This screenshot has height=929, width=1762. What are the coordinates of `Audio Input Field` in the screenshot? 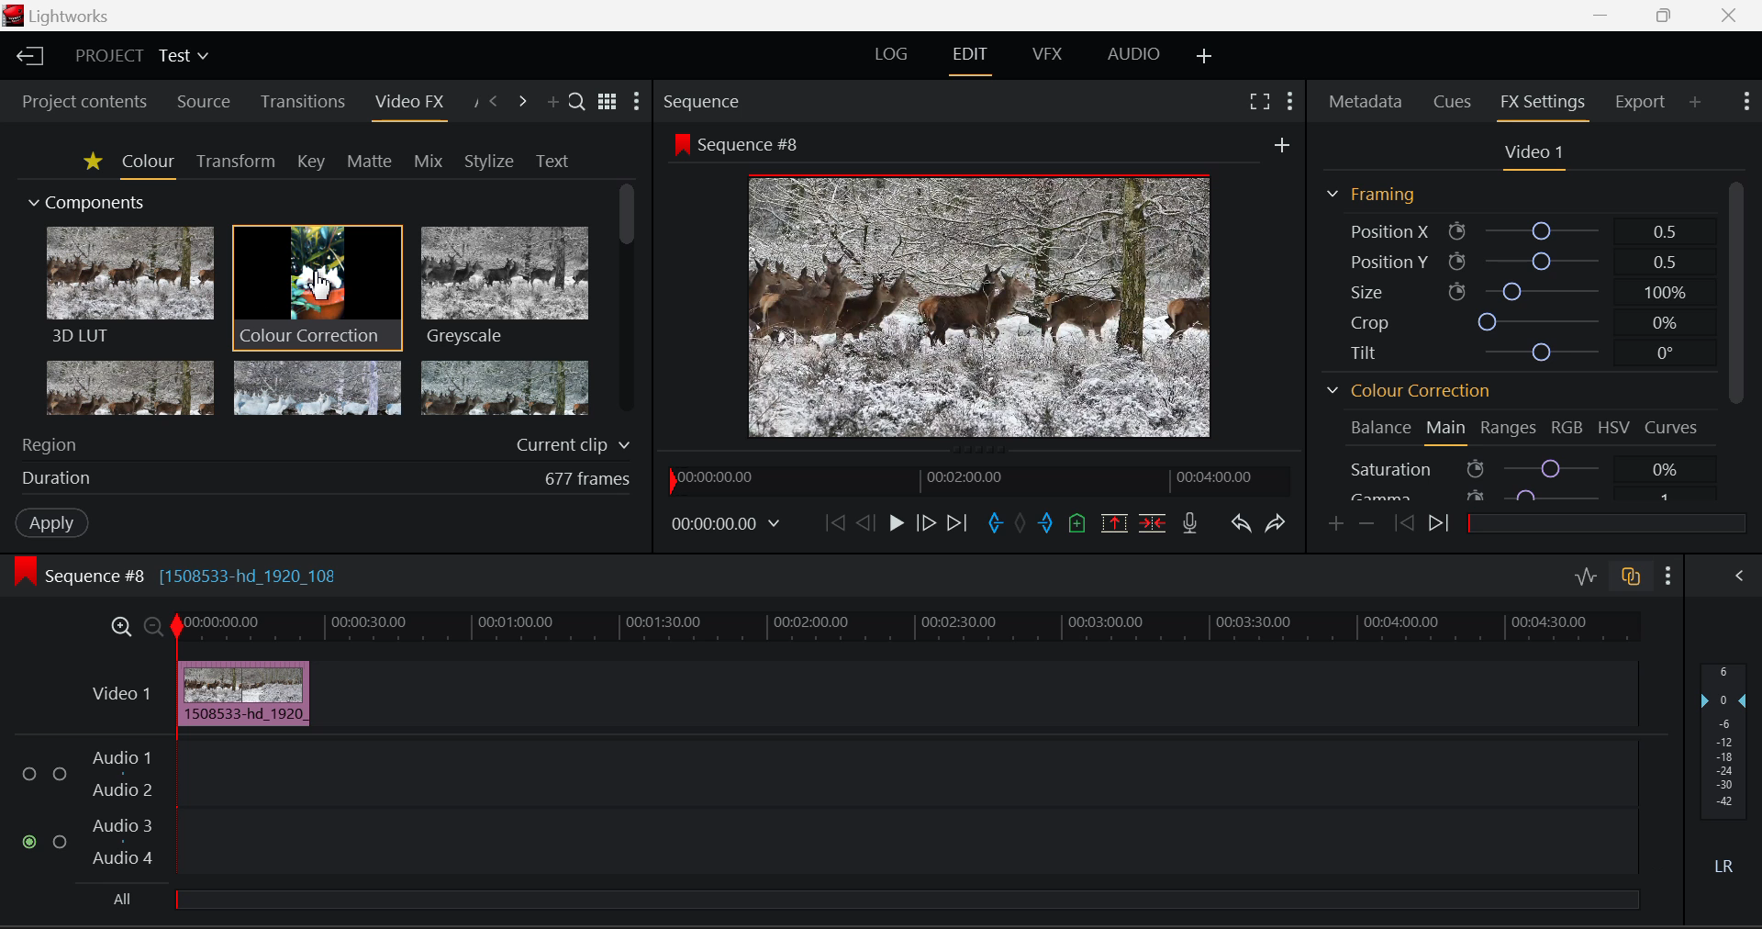 It's located at (905, 771).